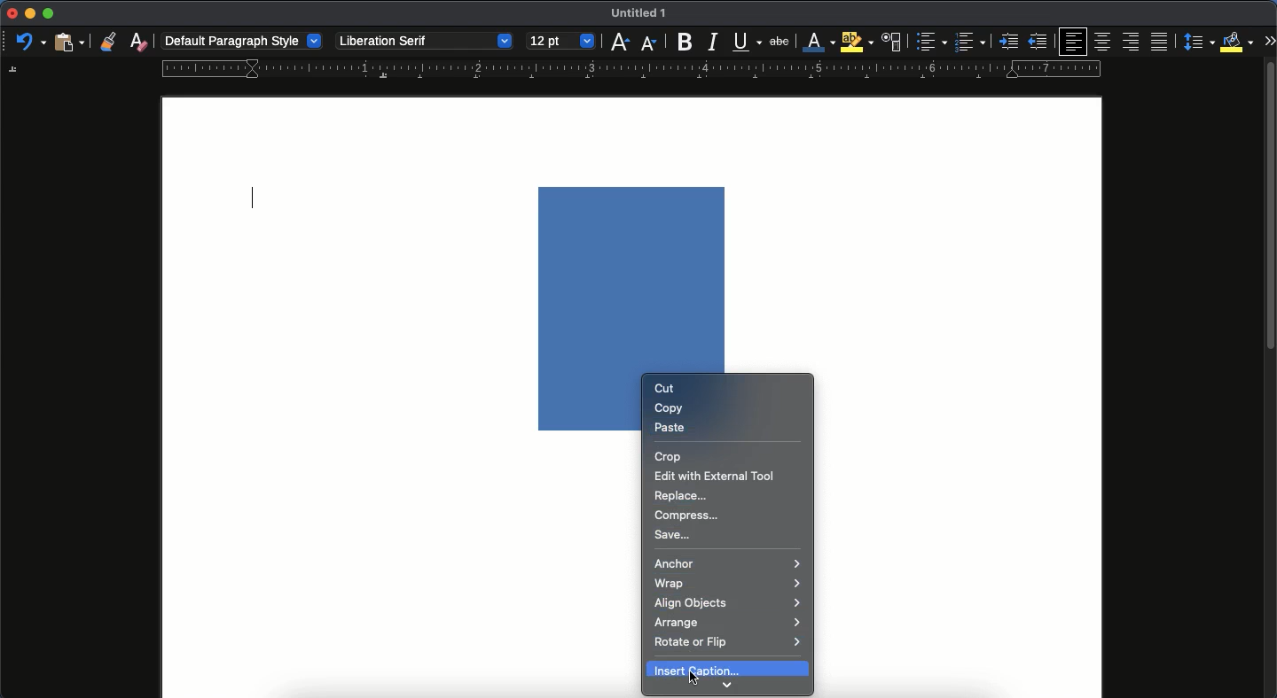  I want to click on align objects, so click(728, 602).